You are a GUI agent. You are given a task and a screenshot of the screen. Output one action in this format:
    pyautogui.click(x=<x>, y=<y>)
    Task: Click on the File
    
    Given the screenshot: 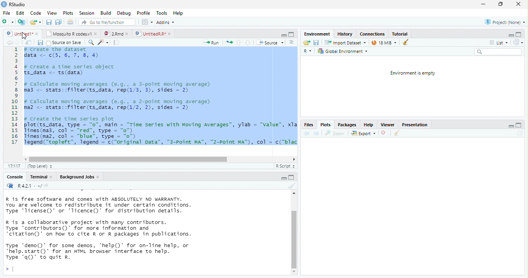 What is the action you would take?
    pyautogui.click(x=6, y=13)
    